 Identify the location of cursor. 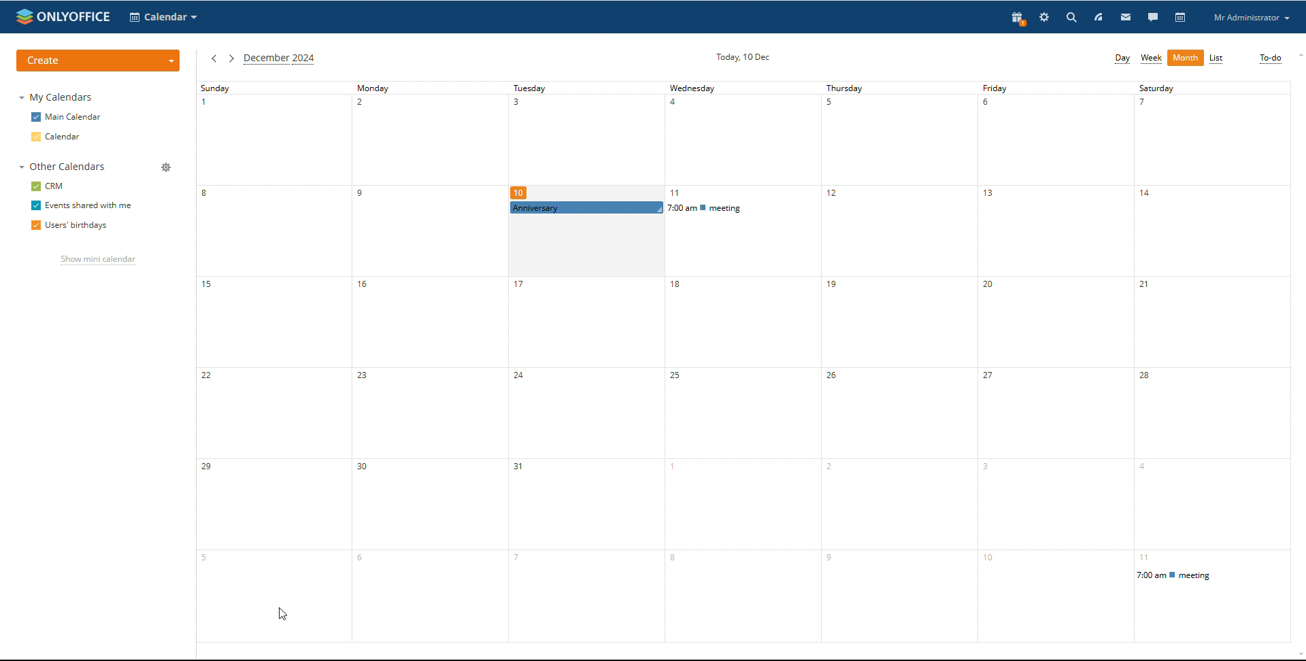
(681, 214).